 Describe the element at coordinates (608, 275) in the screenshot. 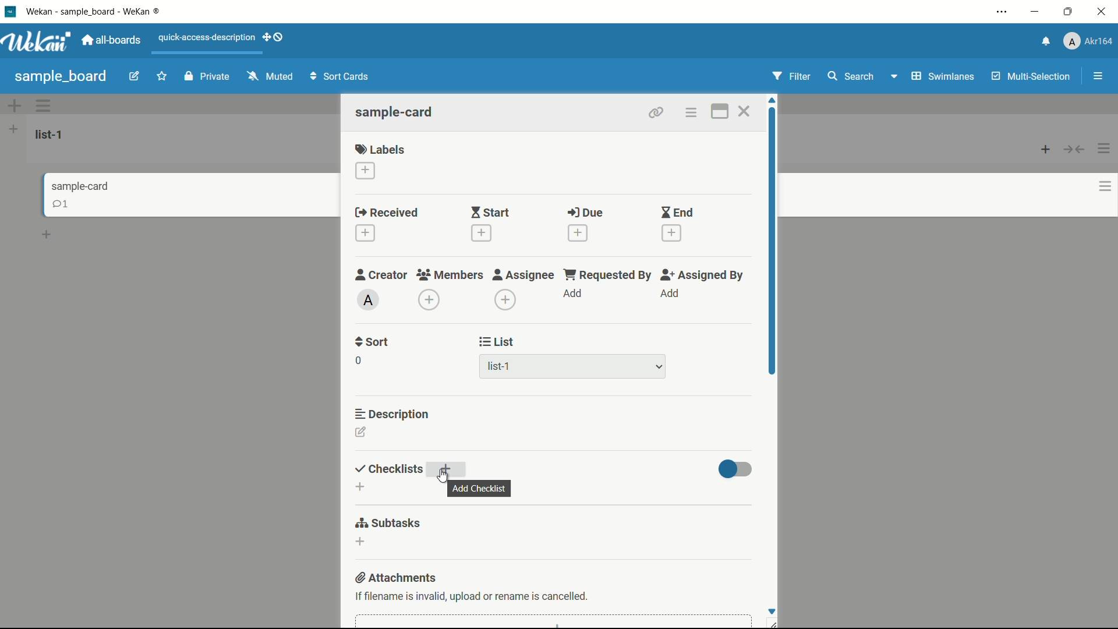

I see `requested by` at that location.